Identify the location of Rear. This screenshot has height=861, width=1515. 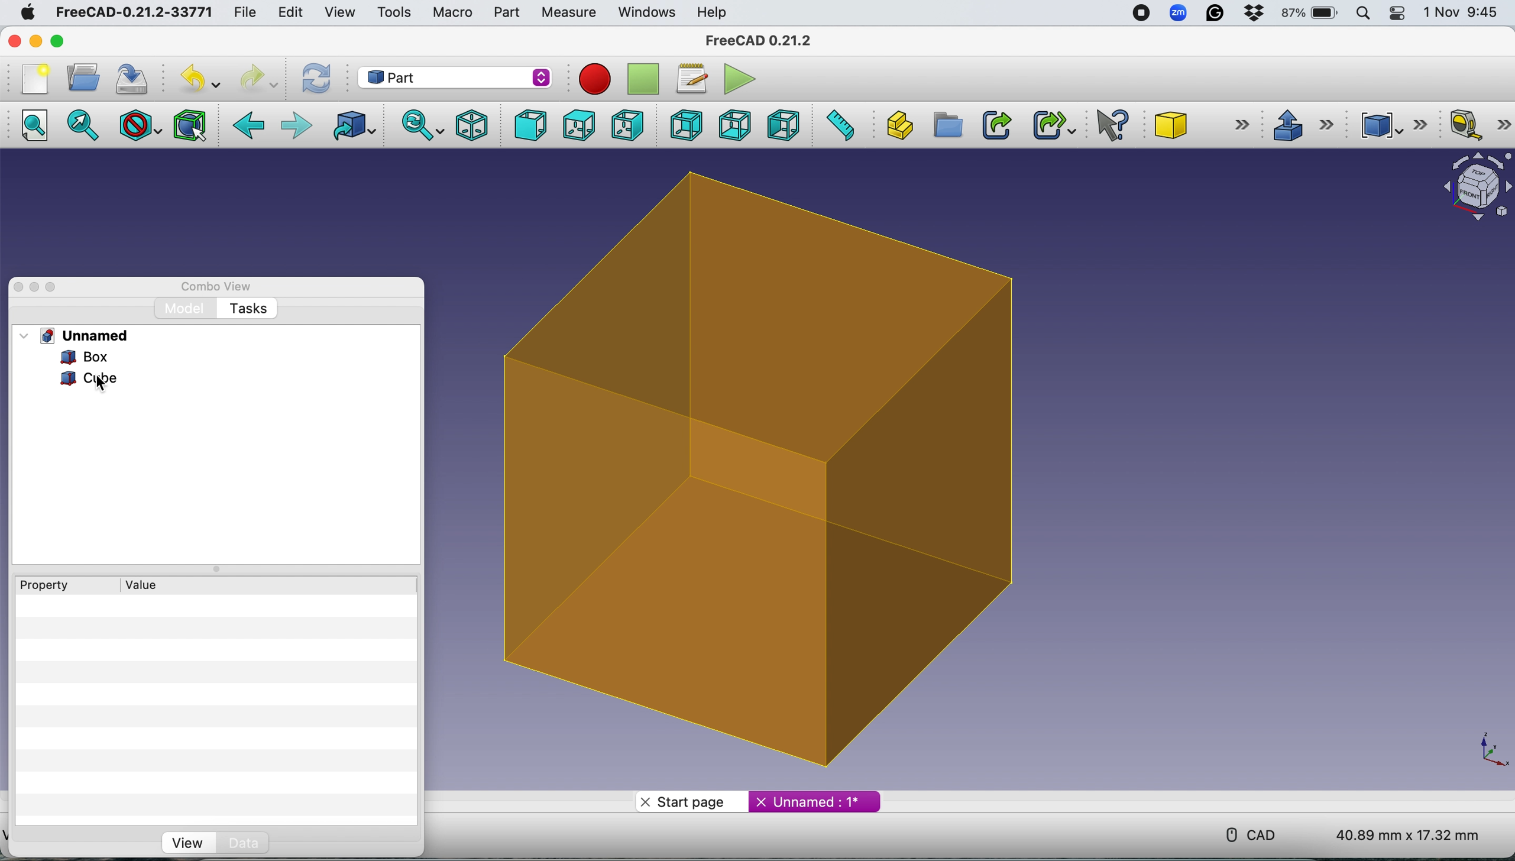
(683, 125).